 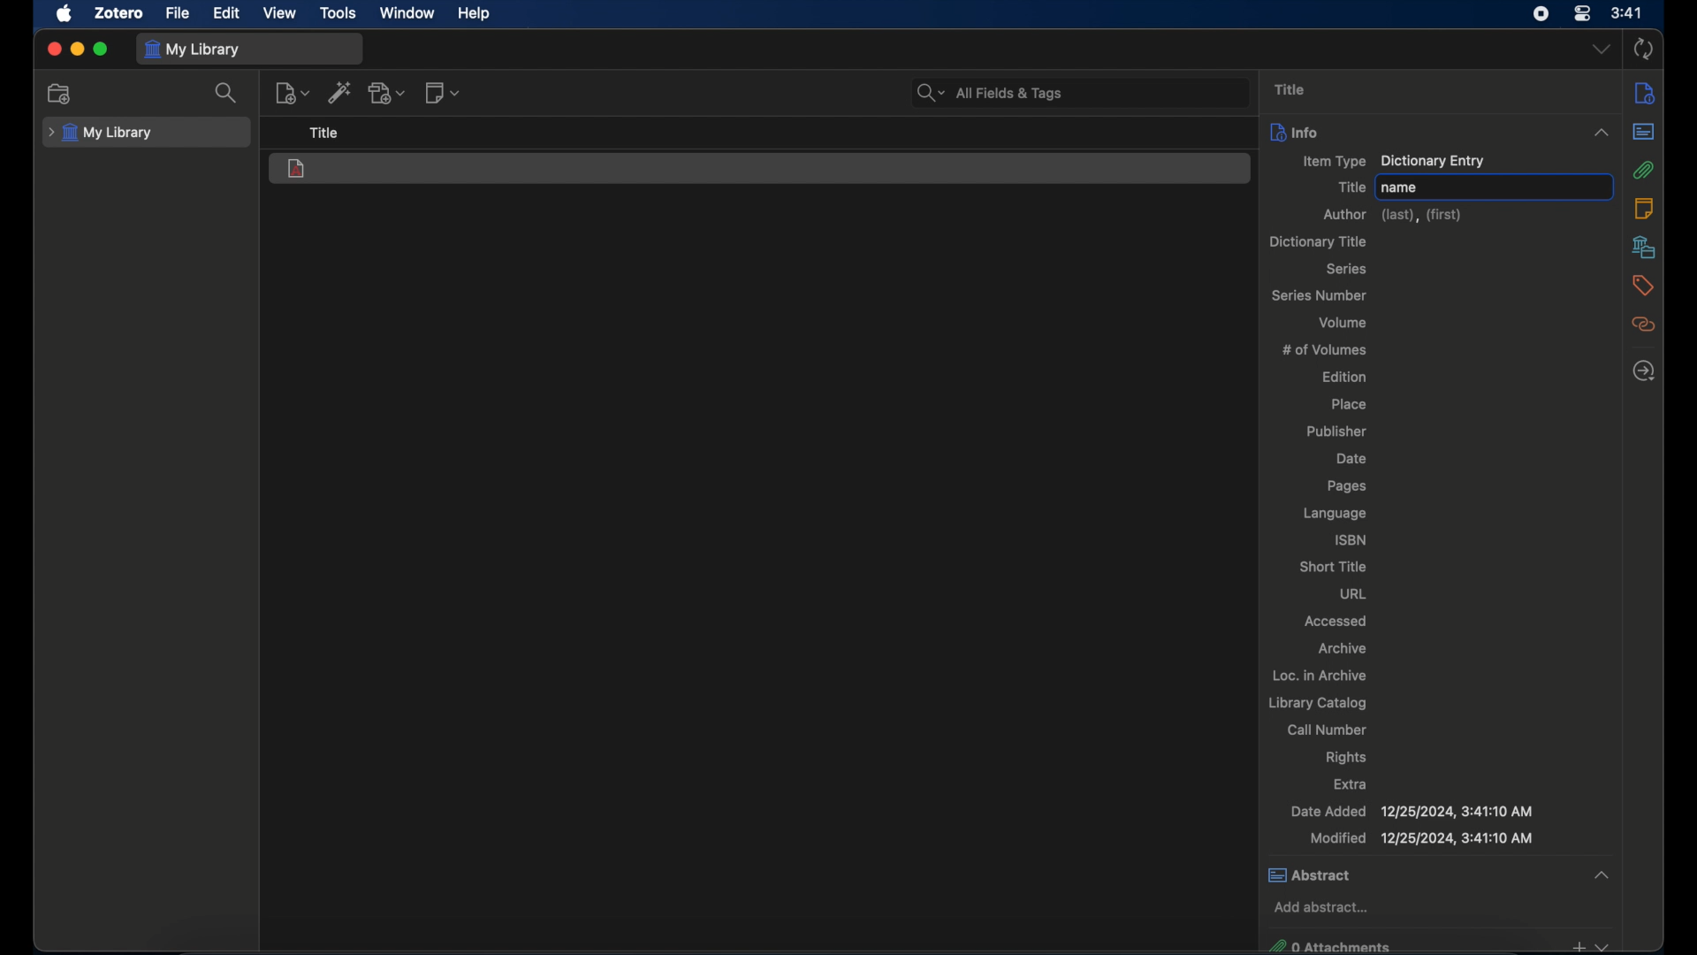 I want to click on author, so click(x=1395, y=216).